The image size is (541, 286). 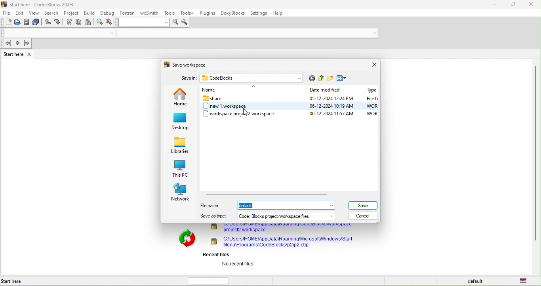 What do you see at coordinates (144, 22) in the screenshot?
I see `text to search` at bounding box center [144, 22].